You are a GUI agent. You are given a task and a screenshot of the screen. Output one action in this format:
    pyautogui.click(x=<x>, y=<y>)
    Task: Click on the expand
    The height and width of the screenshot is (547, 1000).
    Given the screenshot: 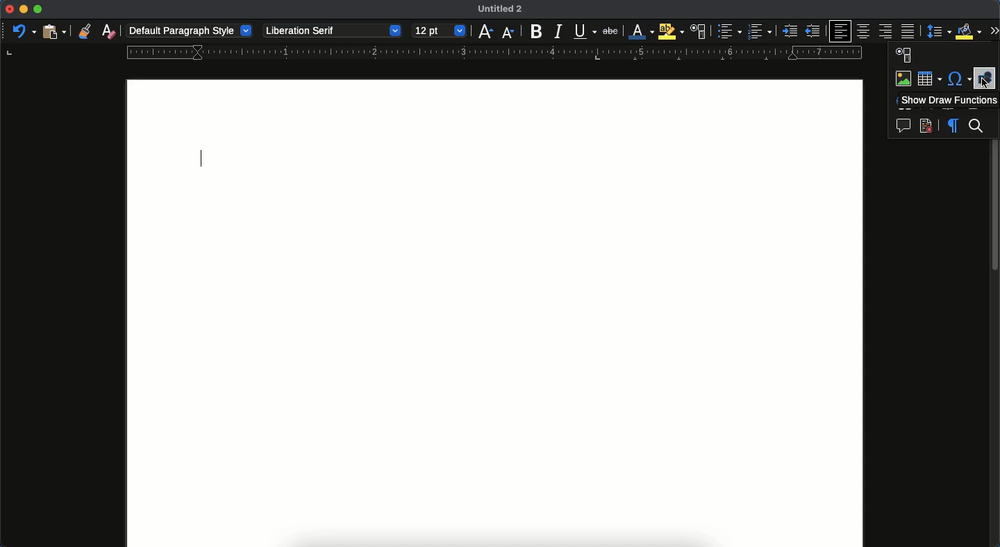 What is the action you would take?
    pyautogui.click(x=992, y=29)
    